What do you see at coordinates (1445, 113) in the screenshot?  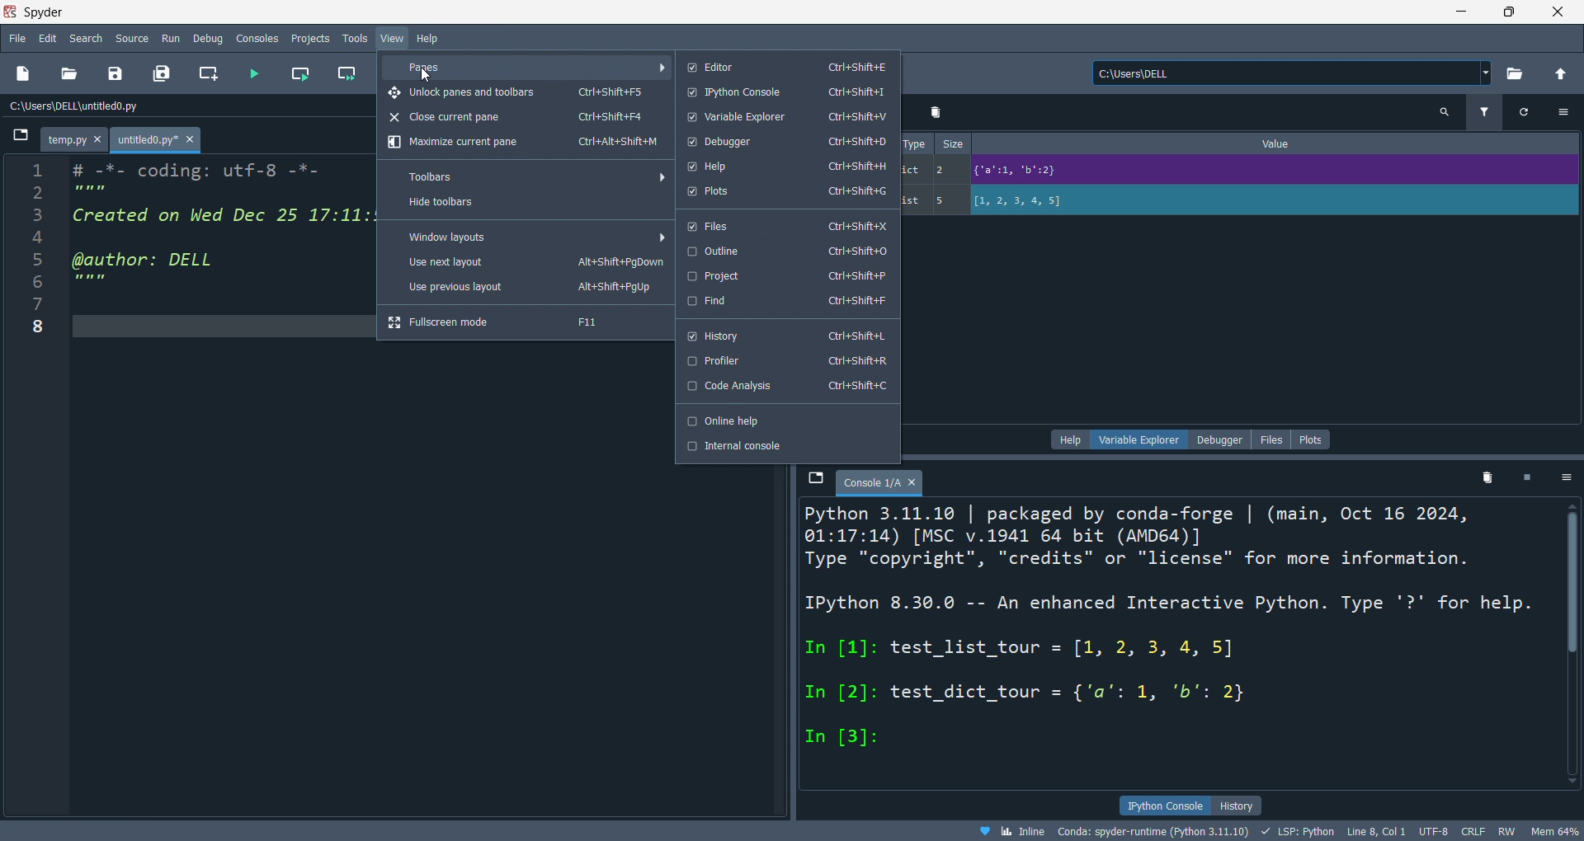 I see `search` at bounding box center [1445, 113].